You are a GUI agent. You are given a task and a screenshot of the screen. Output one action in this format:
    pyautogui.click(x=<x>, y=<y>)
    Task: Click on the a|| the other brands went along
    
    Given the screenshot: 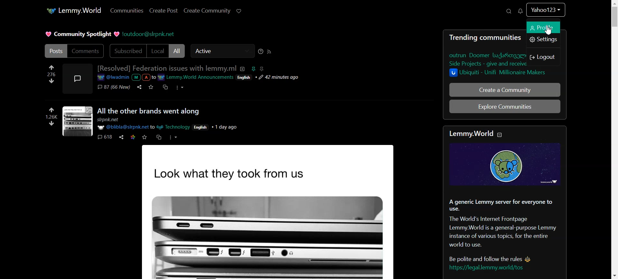 What is the action you would take?
    pyautogui.click(x=149, y=111)
    